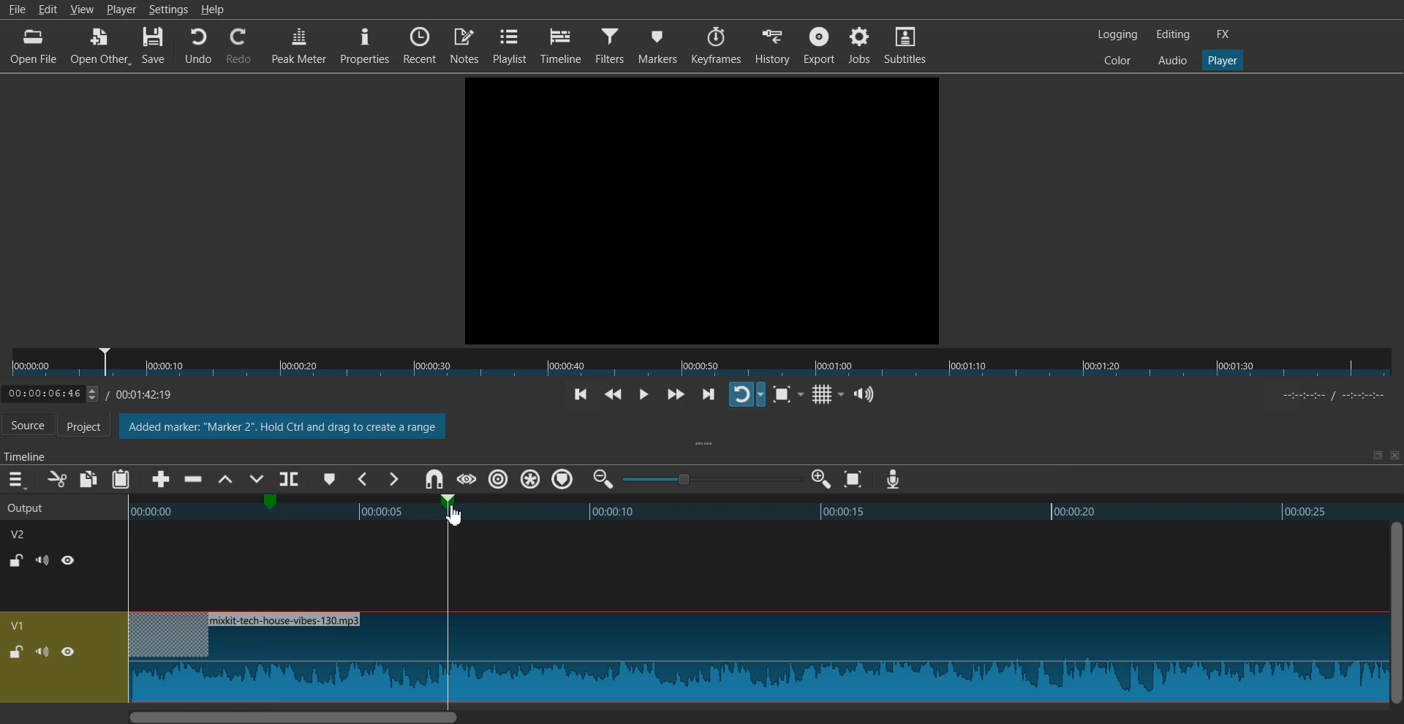 This screenshot has width=1404, height=724. I want to click on Toggle Zoom, so click(784, 395).